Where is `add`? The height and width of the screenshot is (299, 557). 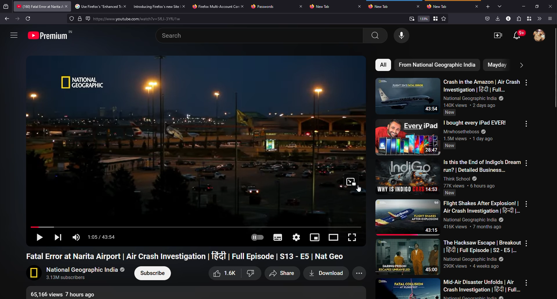
add is located at coordinates (487, 7).